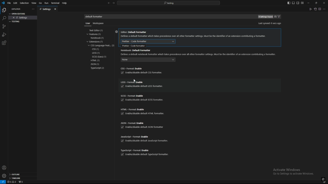 Image resolution: width=328 pixels, height=184 pixels. What do you see at coordinates (141, 123) in the screenshot?
I see `json format enable` at bounding box center [141, 123].